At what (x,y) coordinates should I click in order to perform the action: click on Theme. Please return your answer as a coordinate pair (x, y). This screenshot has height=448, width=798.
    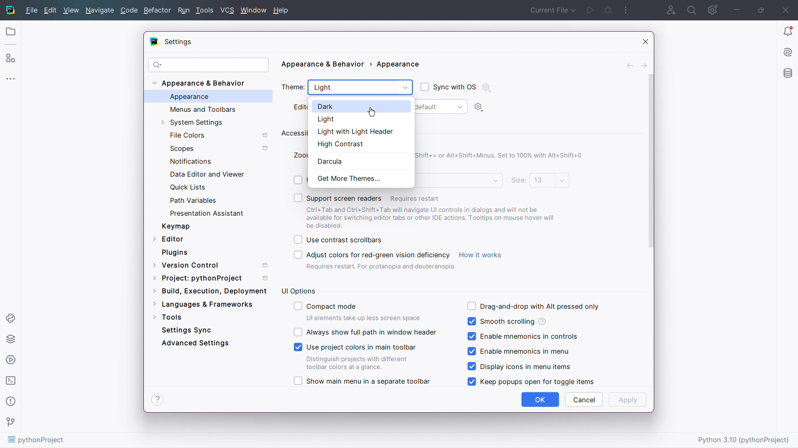
    Looking at the image, I should click on (293, 88).